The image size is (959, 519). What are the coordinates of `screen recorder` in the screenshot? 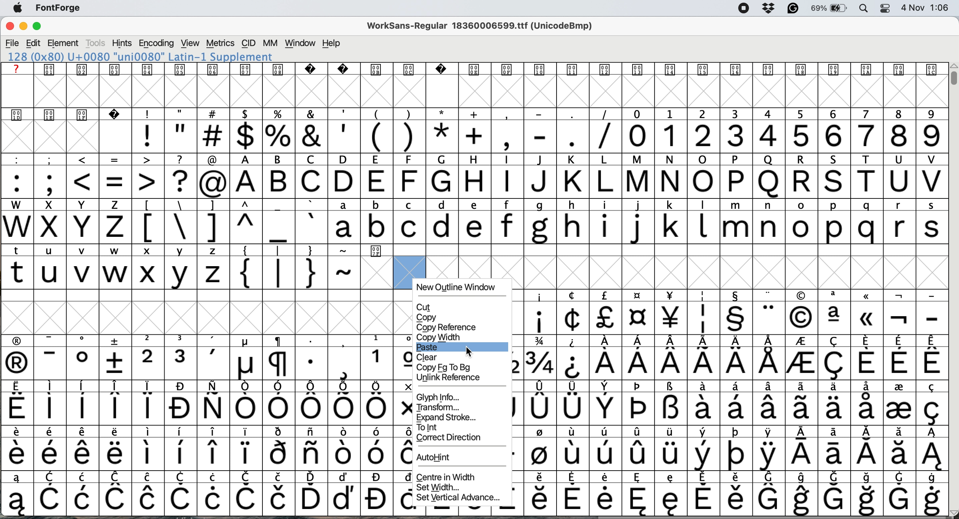 It's located at (741, 9).